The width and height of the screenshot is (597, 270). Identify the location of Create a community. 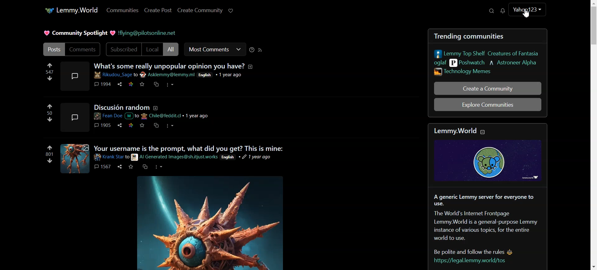
(487, 88).